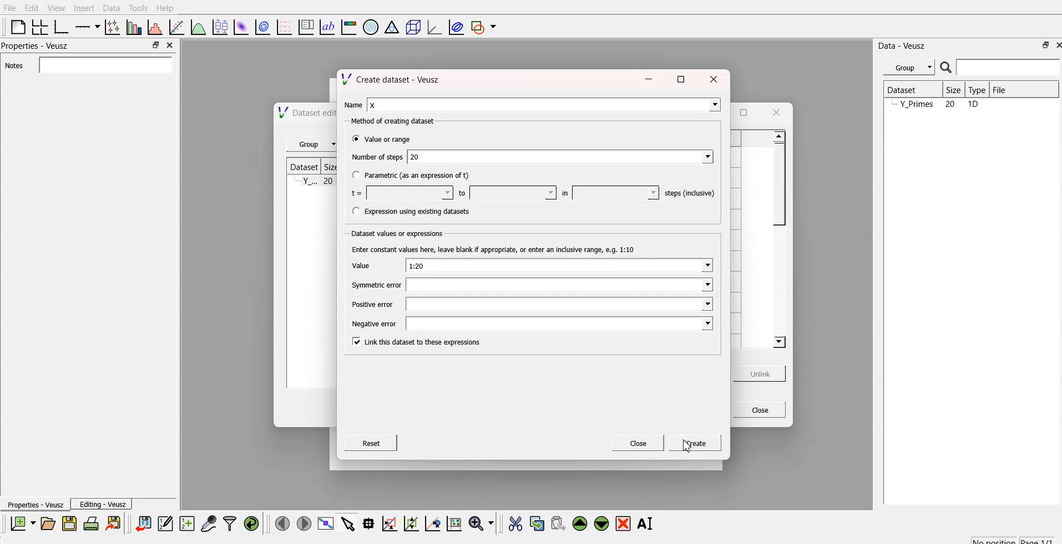 The image size is (1062, 544). I want to click on image color bar , so click(349, 28).